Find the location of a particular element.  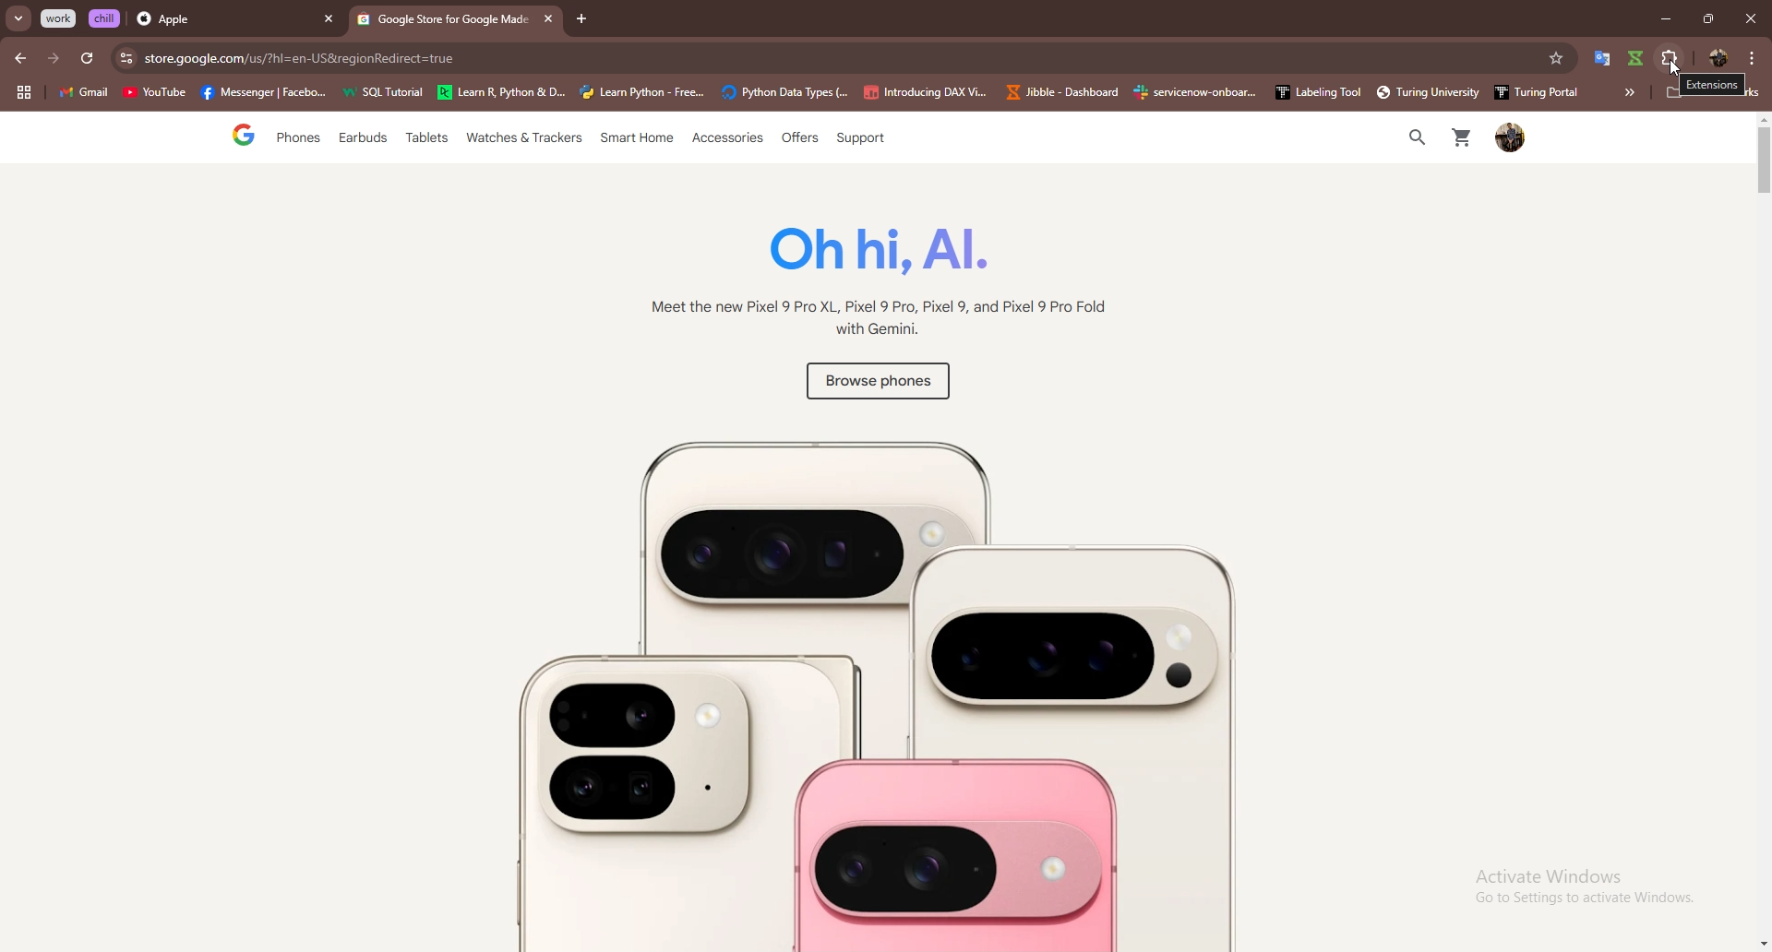

favorites is located at coordinates (1555, 58).